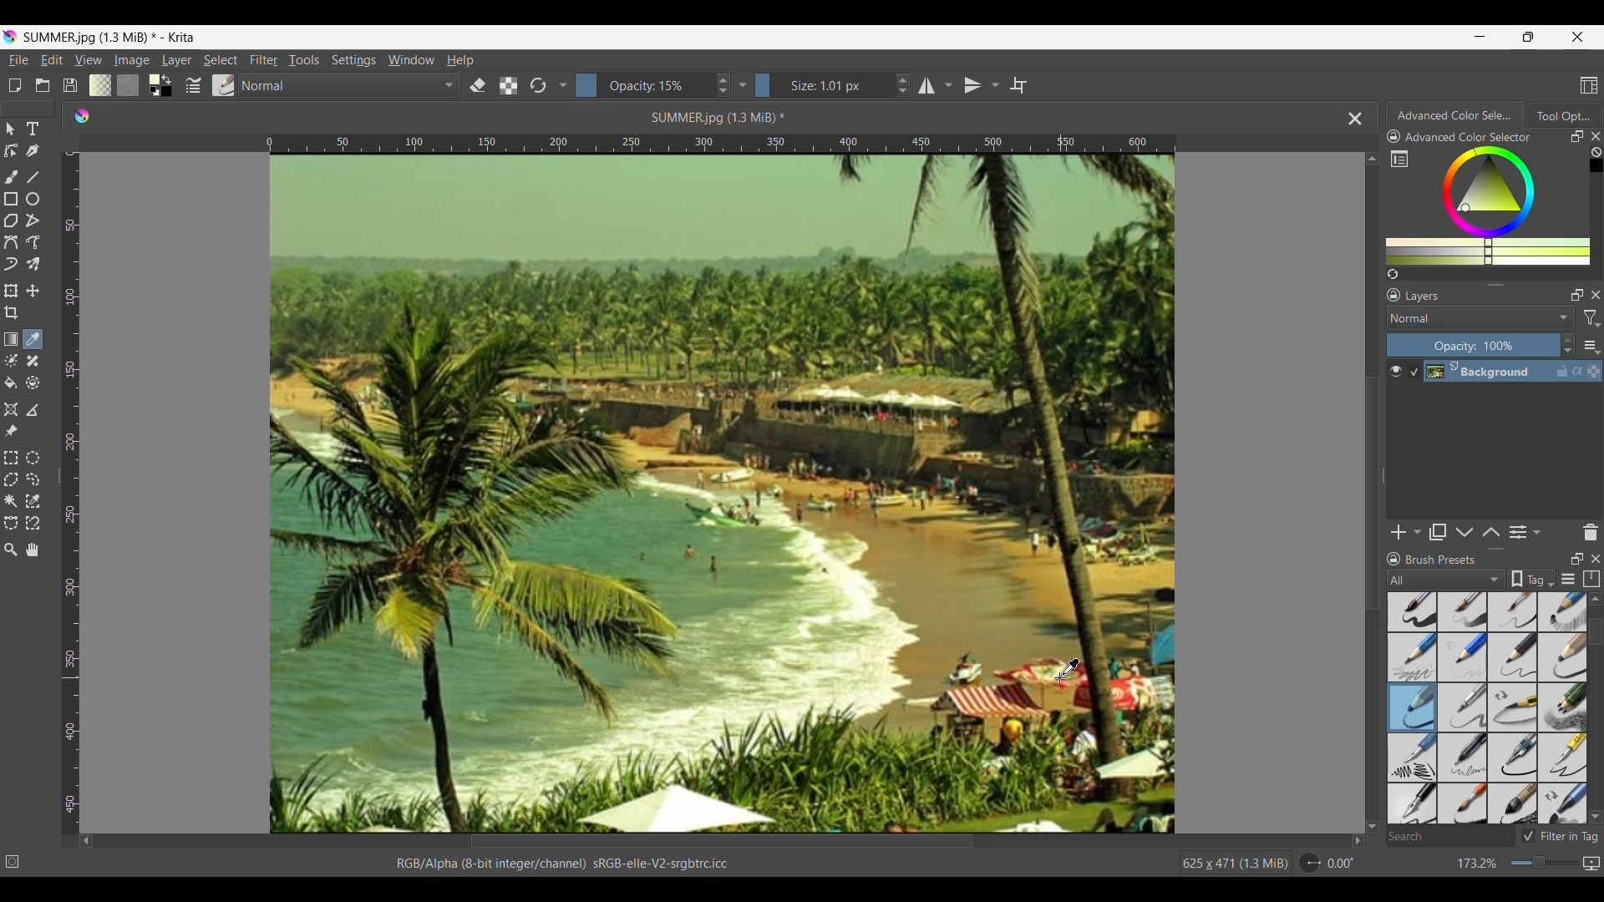 The image size is (1604, 902). I want to click on Quick slide to top, so click(1372, 159).